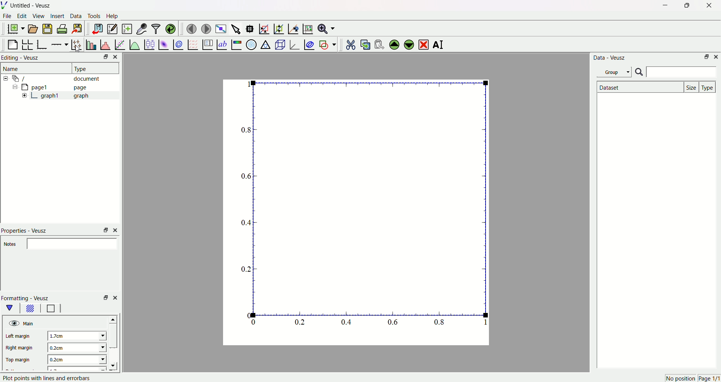 This screenshot has width=721, height=382. Describe the element at coordinates (116, 366) in the screenshot. I see `move down` at that location.